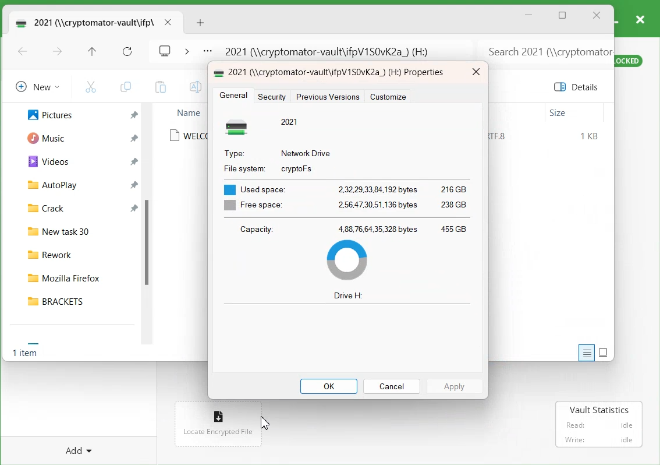  Describe the element at coordinates (274, 96) in the screenshot. I see `Security` at that location.